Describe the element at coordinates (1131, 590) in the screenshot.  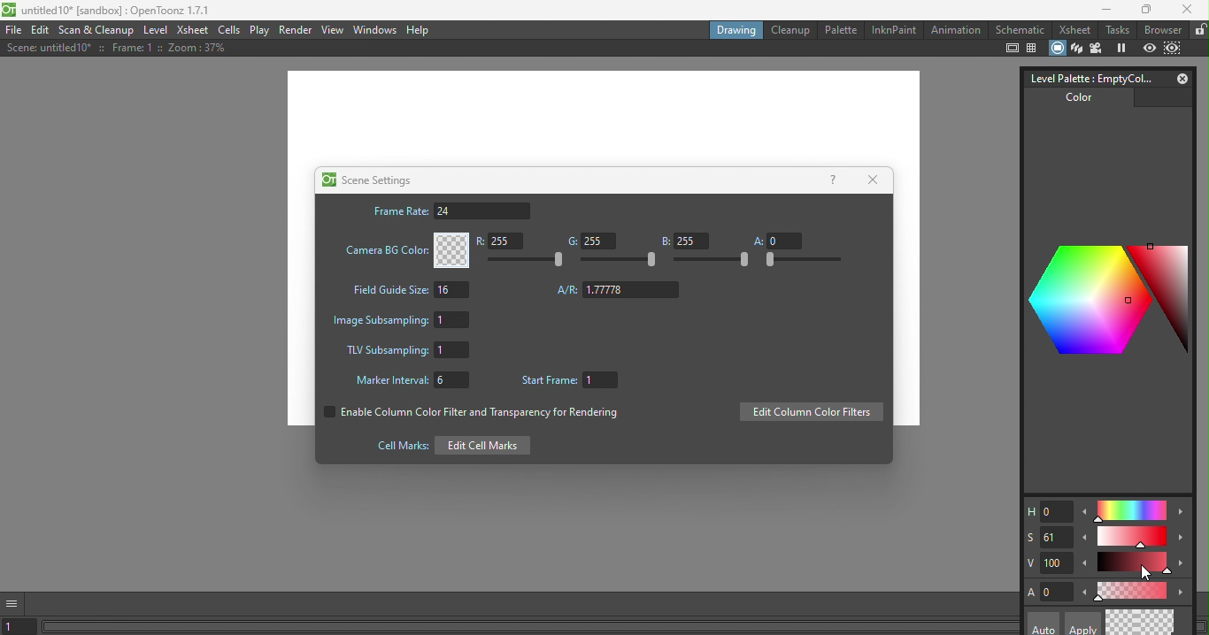
I see `Slide bar` at that location.